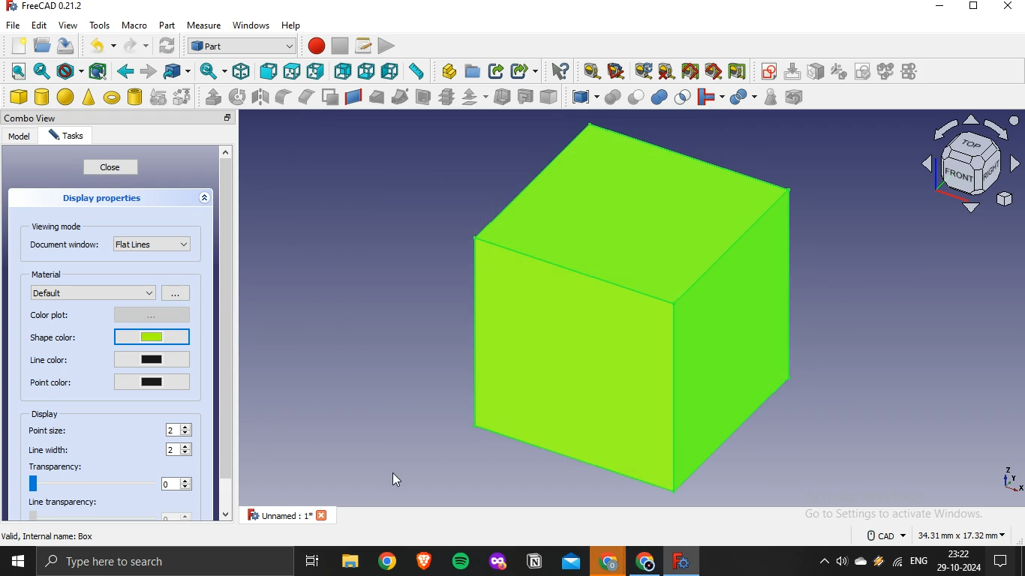  I want to click on 2, so click(181, 430).